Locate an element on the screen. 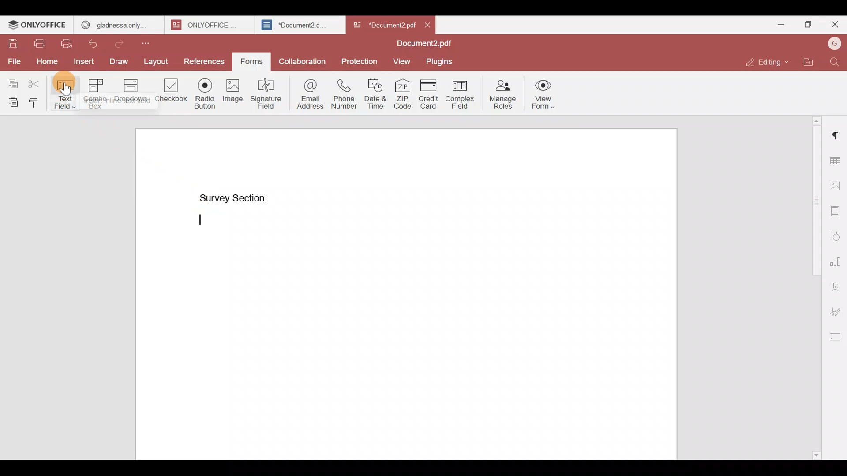 This screenshot has height=476, width=847. Undo is located at coordinates (95, 44).